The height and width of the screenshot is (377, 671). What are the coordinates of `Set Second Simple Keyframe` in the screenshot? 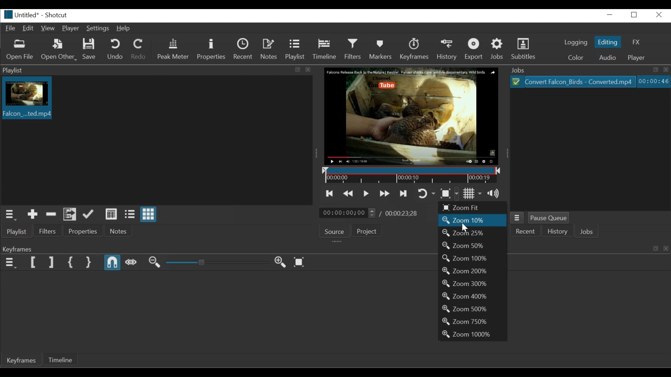 It's located at (89, 263).